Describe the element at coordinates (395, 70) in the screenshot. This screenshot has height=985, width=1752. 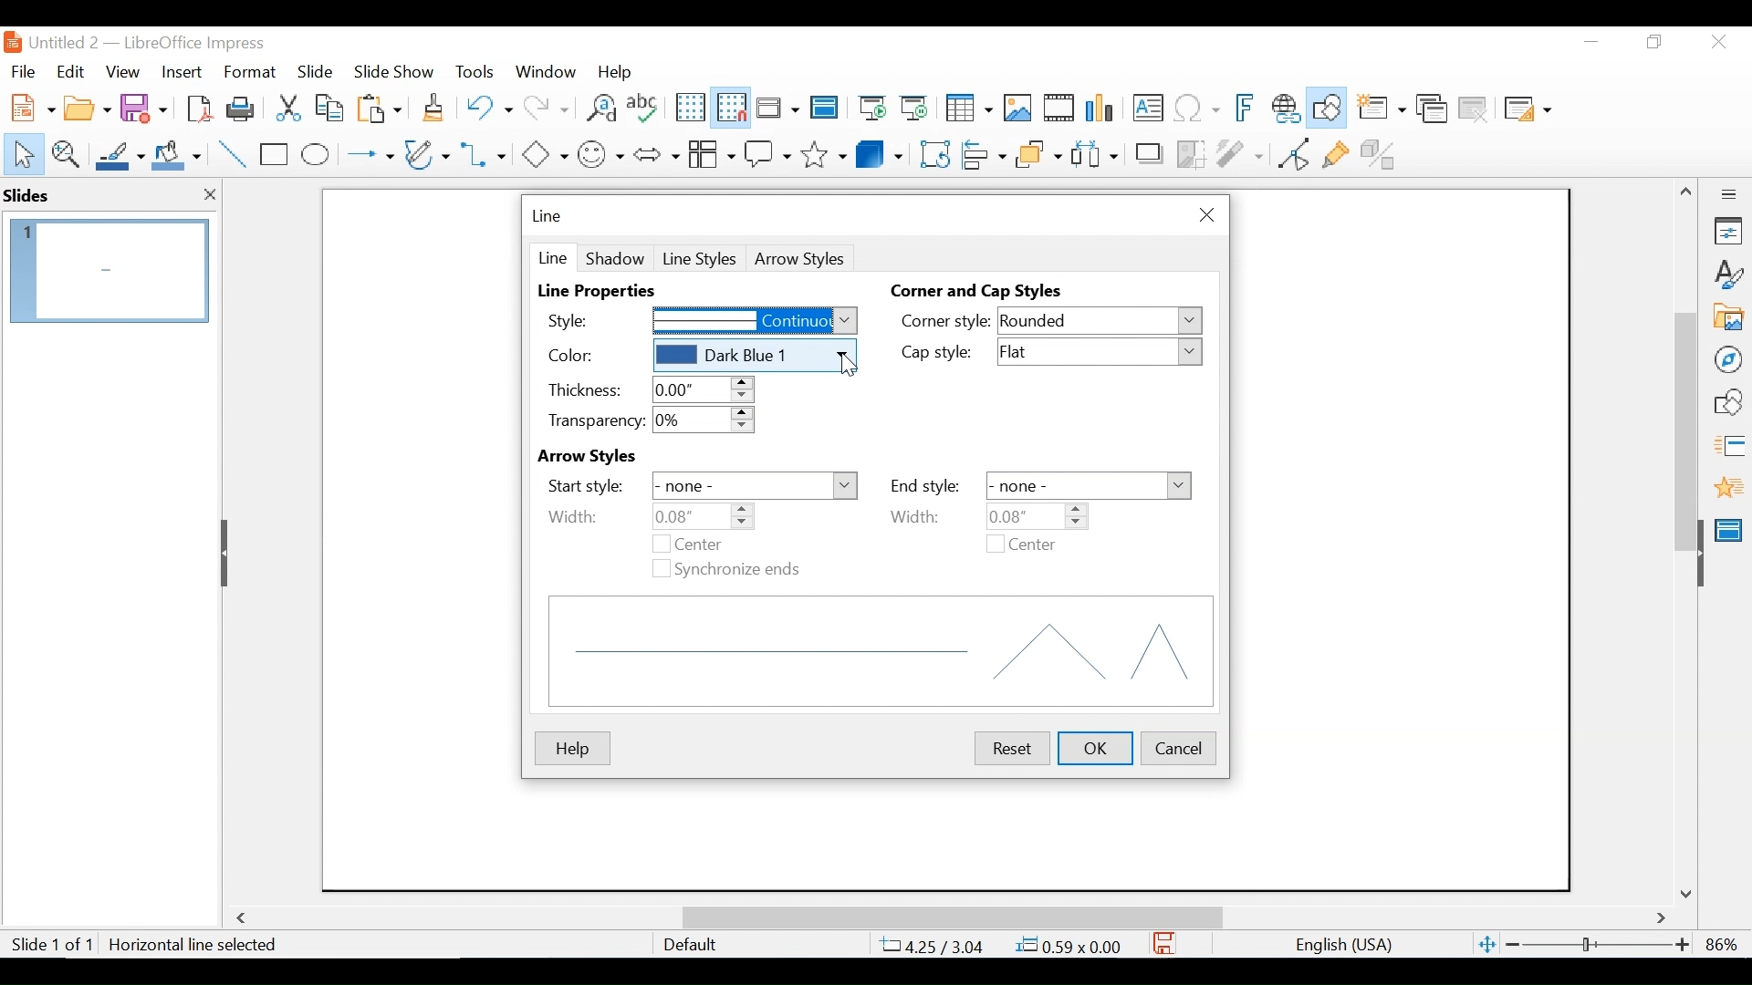
I see `Slide Show` at that location.